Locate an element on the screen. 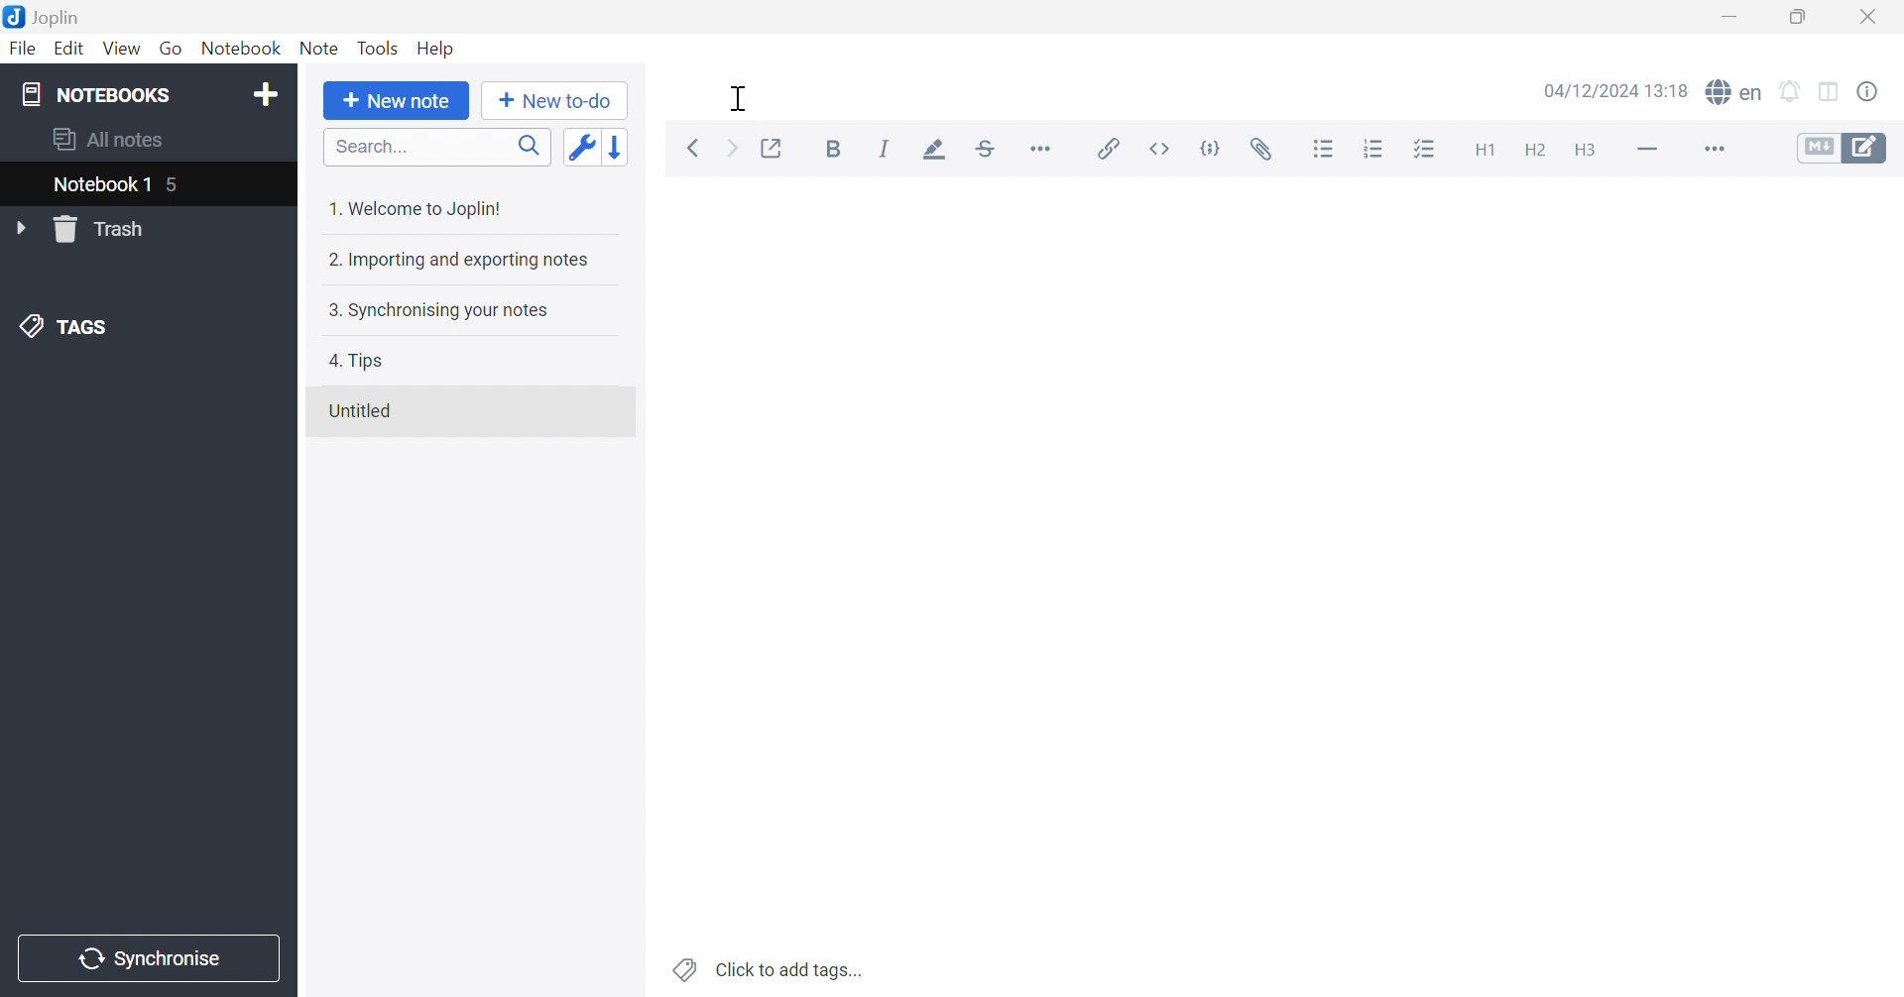  aLL NOTES is located at coordinates (120, 141).